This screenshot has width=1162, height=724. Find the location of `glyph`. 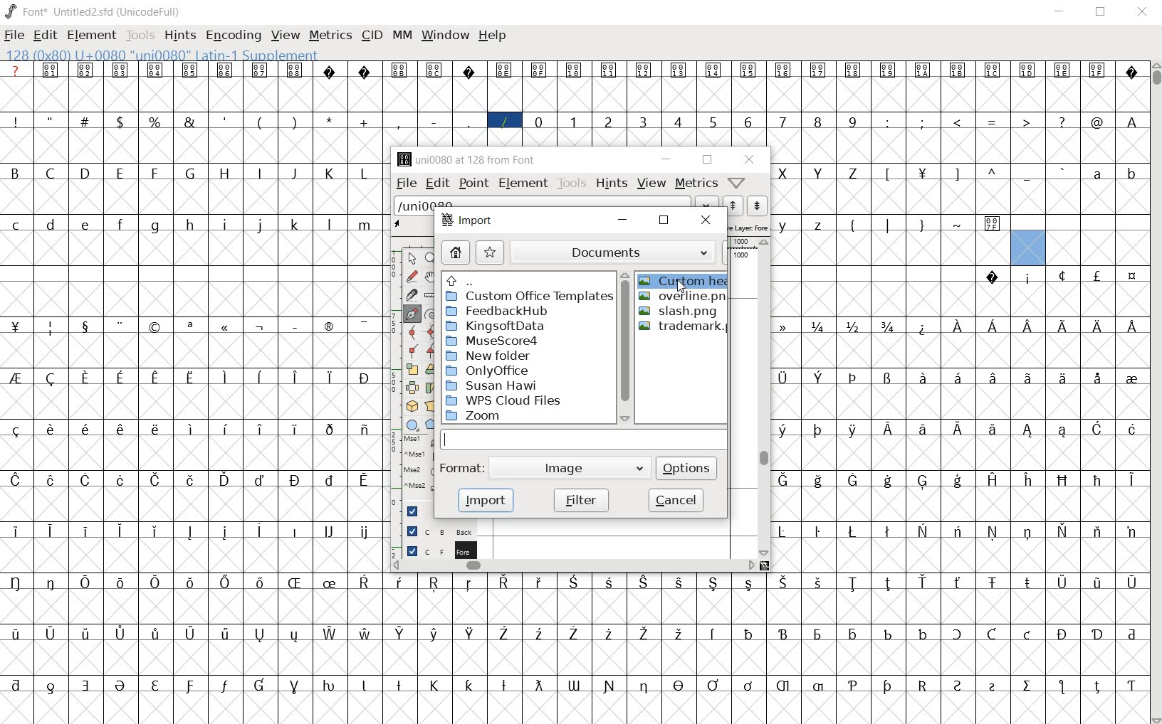

glyph is located at coordinates (783, 634).